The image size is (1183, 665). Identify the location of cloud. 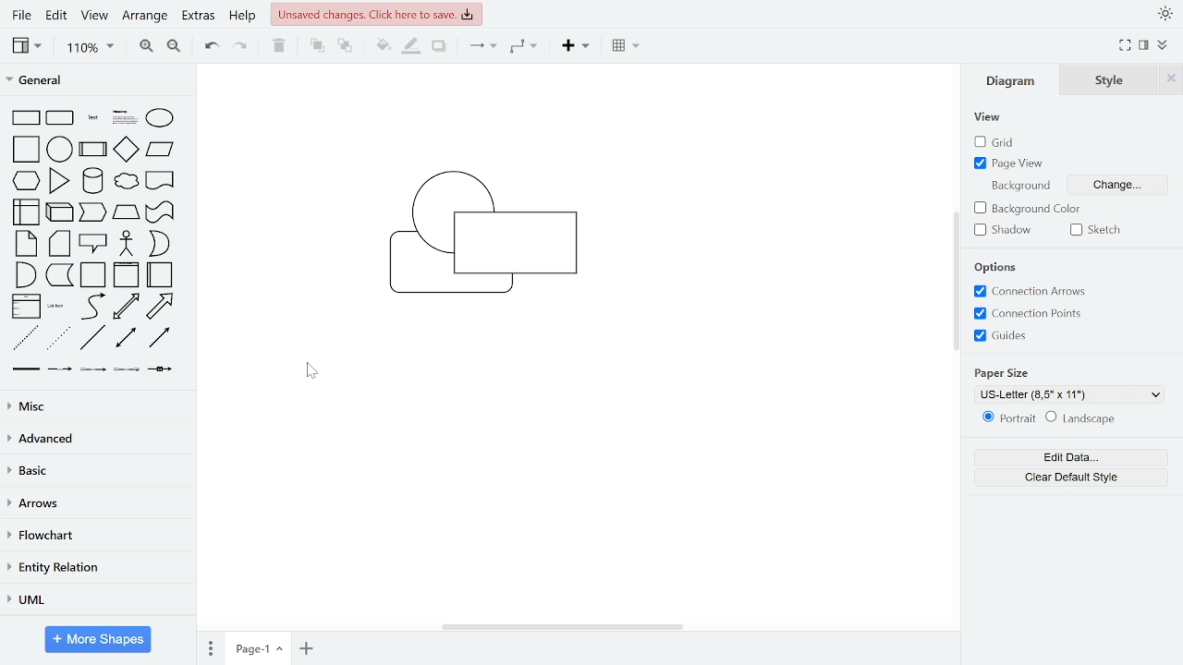
(128, 182).